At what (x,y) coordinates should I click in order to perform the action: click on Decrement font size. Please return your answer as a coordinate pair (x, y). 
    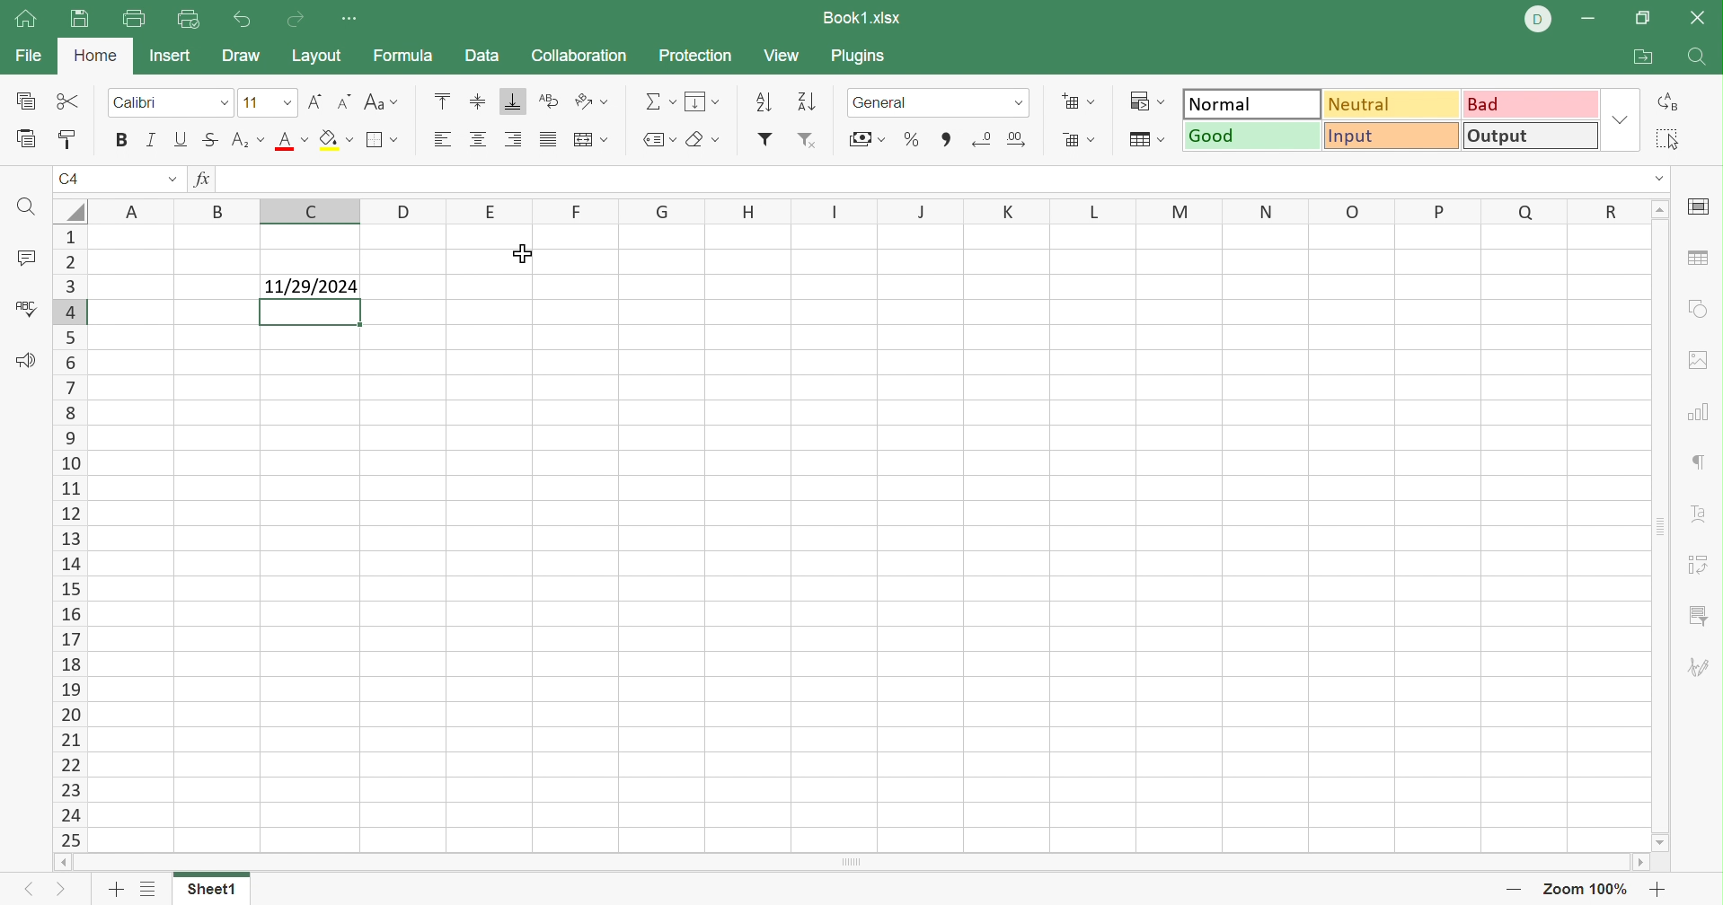
    Looking at the image, I should click on (340, 101).